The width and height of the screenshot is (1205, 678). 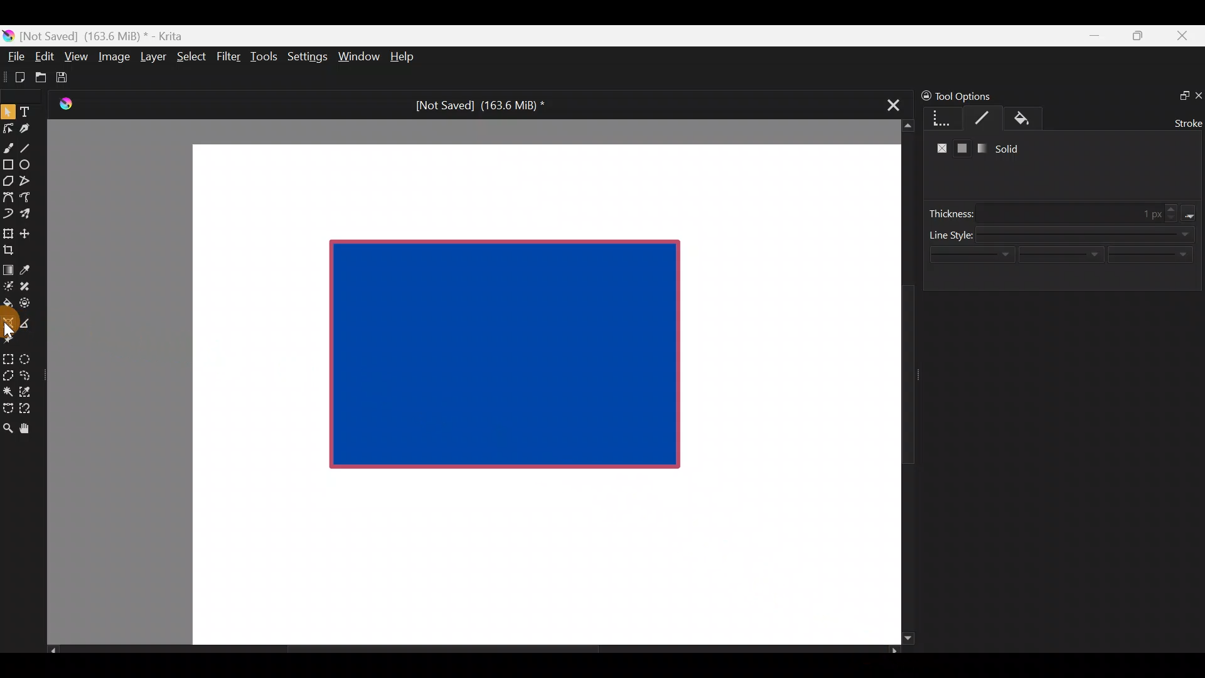 I want to click on Transform a layer/selection, so click(x=8, y=231).